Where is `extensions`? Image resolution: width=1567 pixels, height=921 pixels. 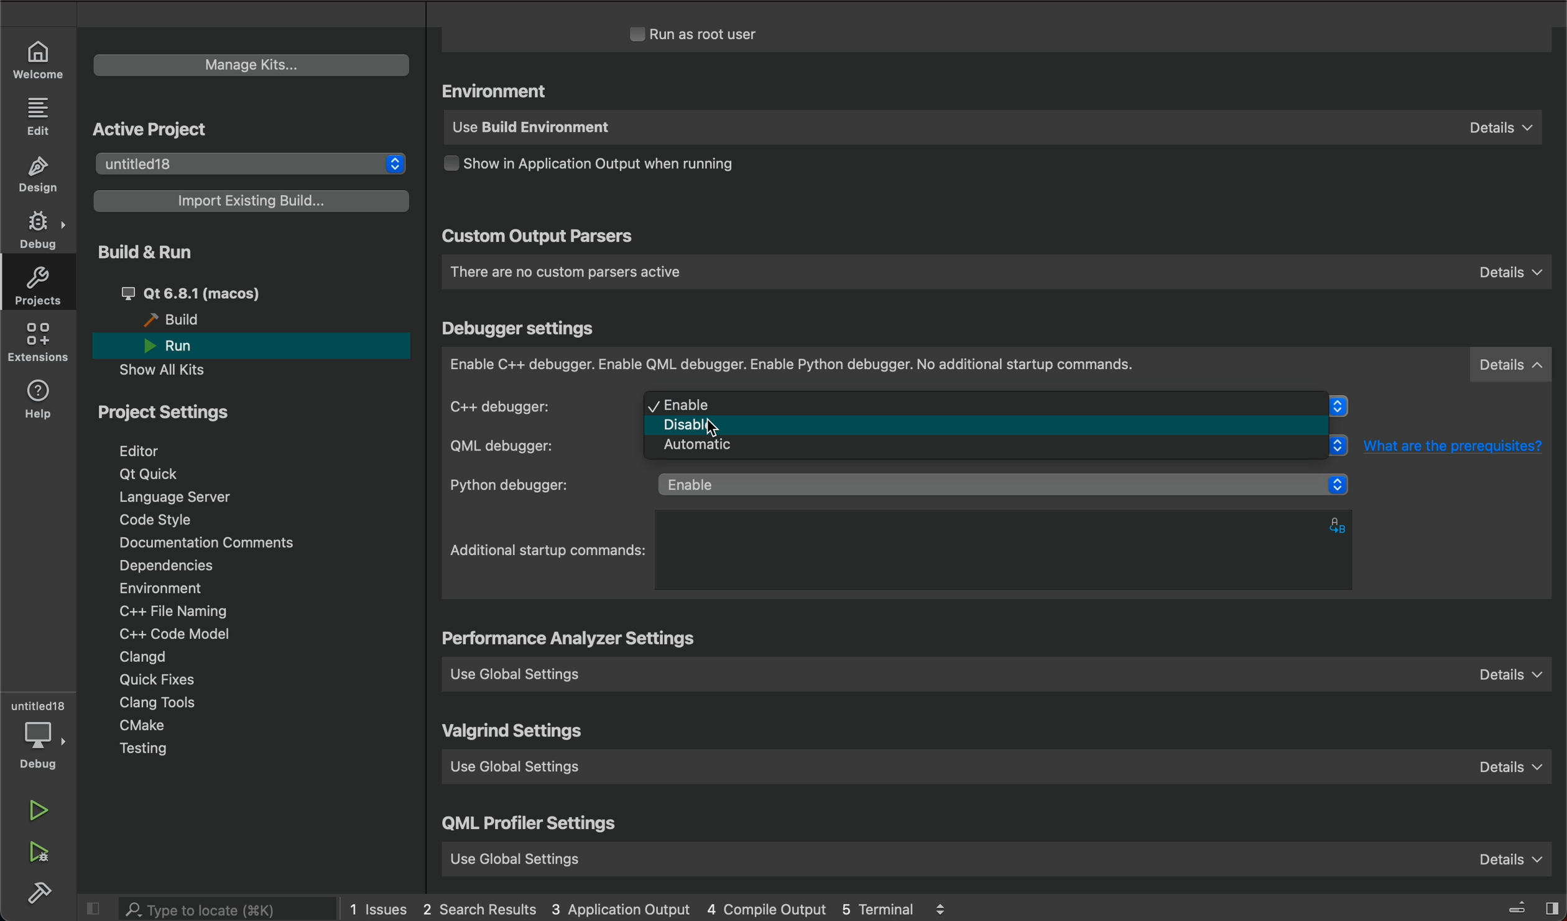 extensions is located at coordinates (40, 345).